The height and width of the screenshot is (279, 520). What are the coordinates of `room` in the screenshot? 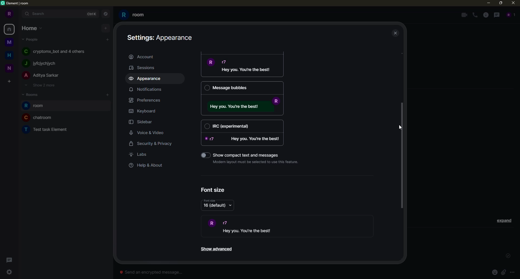 It's located at (133, 15).